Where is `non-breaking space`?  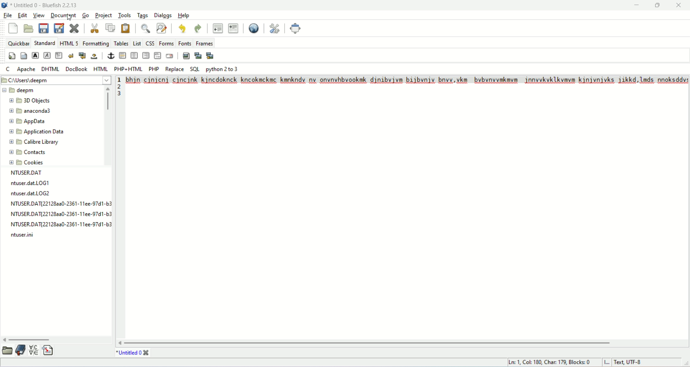 non-breaking space is located at coordinates (96, 57).